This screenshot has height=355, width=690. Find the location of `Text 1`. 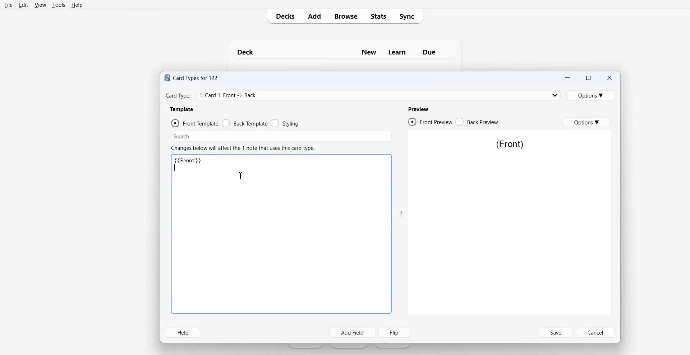

Text 1 is located at coordinates (192, 78).